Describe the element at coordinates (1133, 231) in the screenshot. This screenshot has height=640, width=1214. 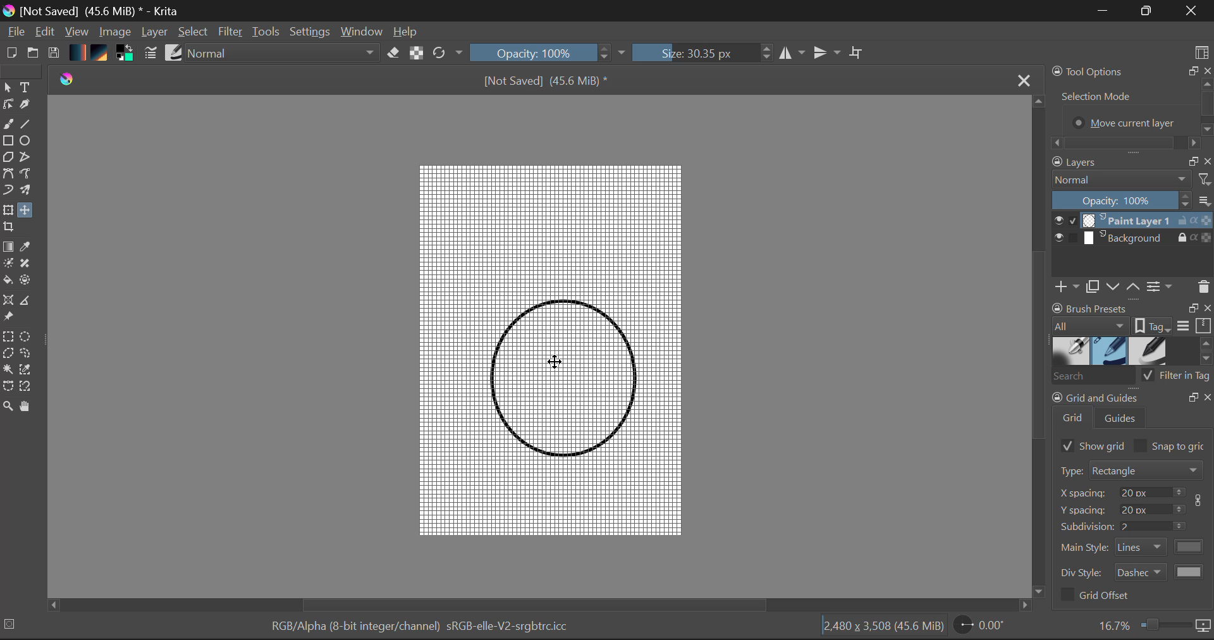
I see `Layers` at that location.